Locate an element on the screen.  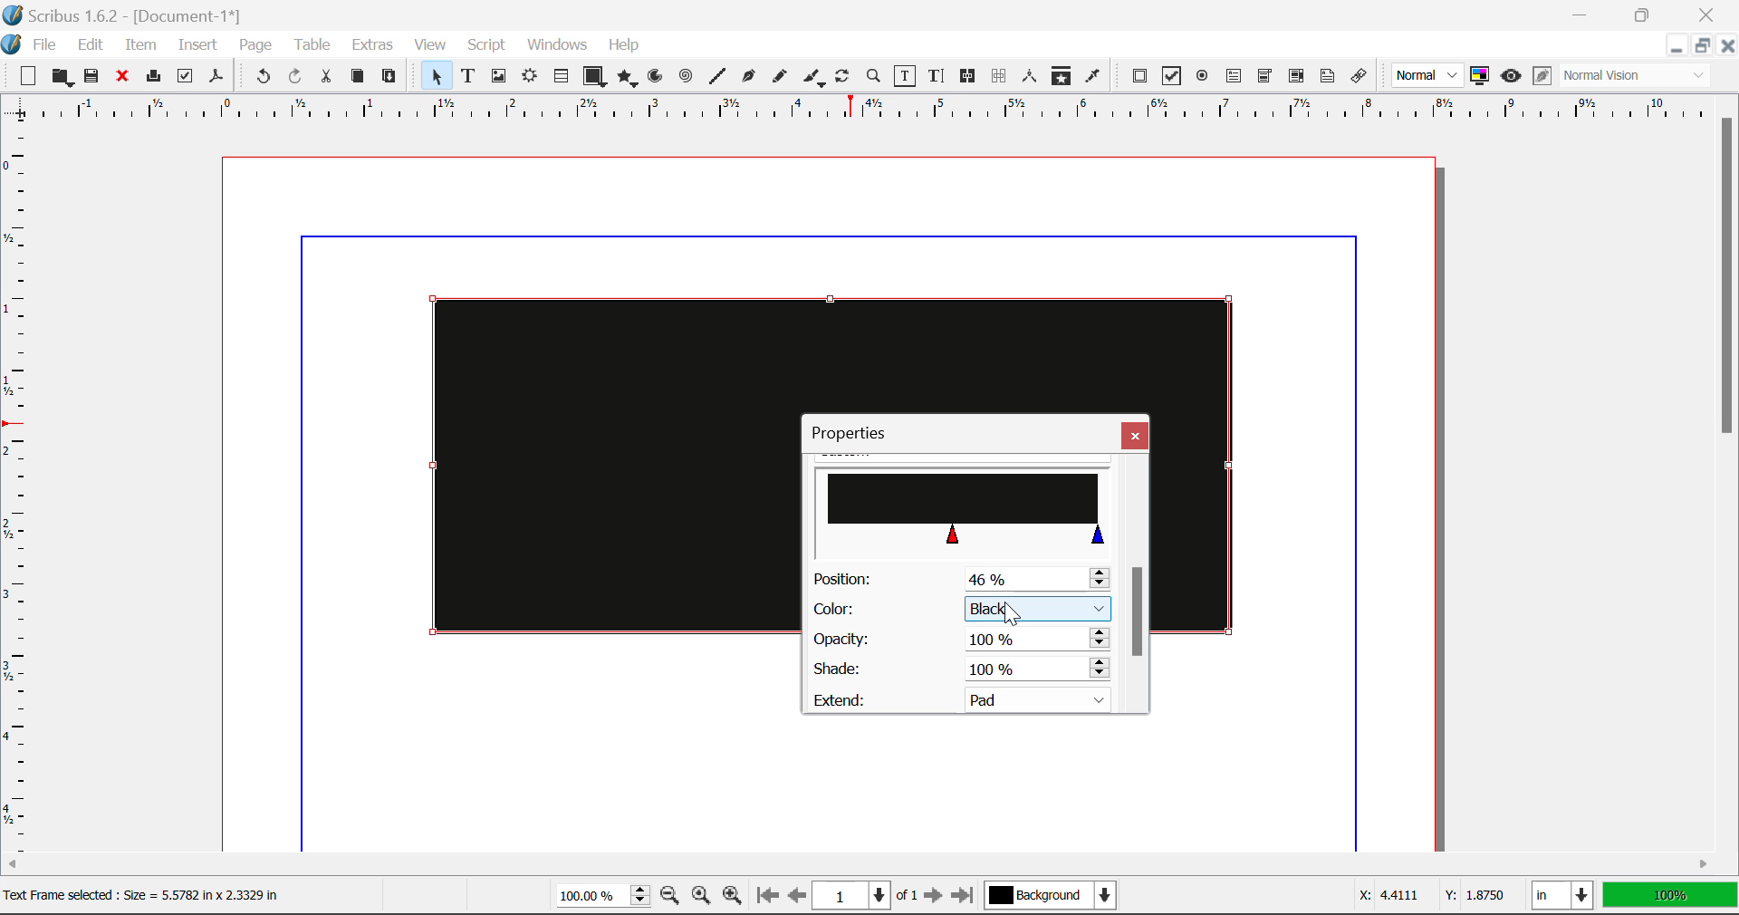
Zoom 100% is located at coordinates (603, 898).